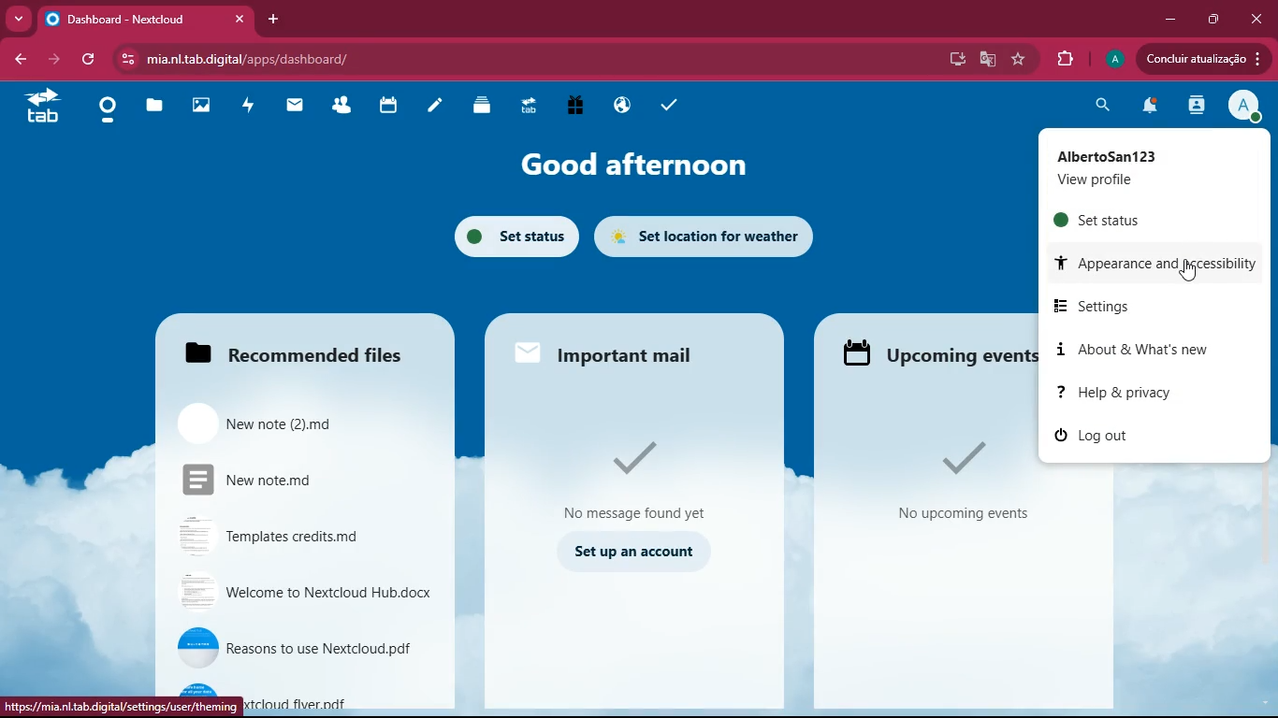  Describe the element at coordinates (104, 114) in the screenshot. I see `home` at that location.